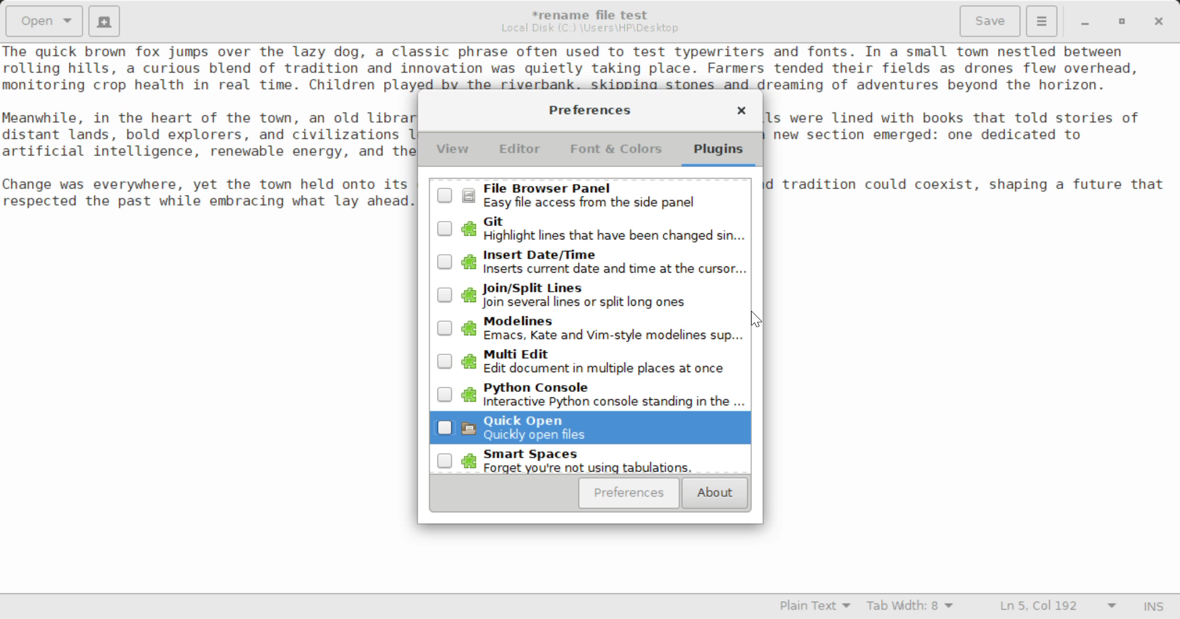  I want to click on Down Arrow to Quickly Open Plugin Button Unselected, so click(593, 429).